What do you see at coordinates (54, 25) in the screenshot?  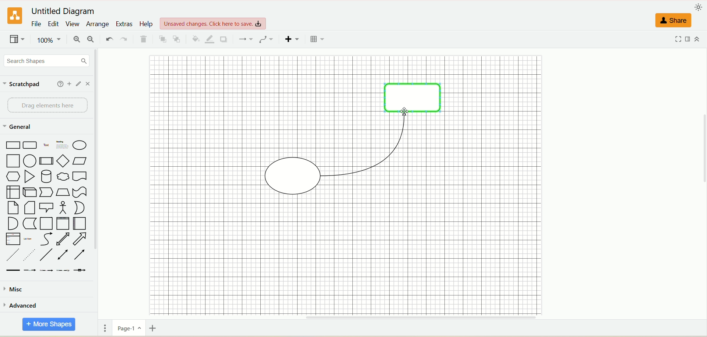 I see `edit` at bounding box center [54, 25].